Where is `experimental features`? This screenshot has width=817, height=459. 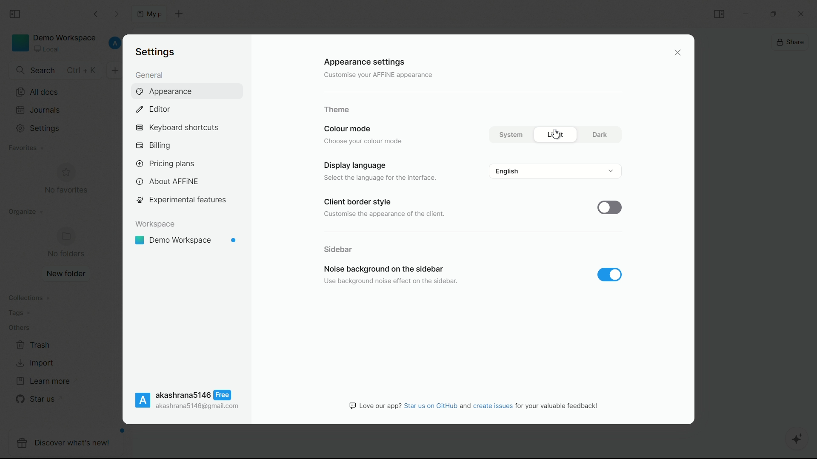 experimental features is located at coordinates (181, 200).